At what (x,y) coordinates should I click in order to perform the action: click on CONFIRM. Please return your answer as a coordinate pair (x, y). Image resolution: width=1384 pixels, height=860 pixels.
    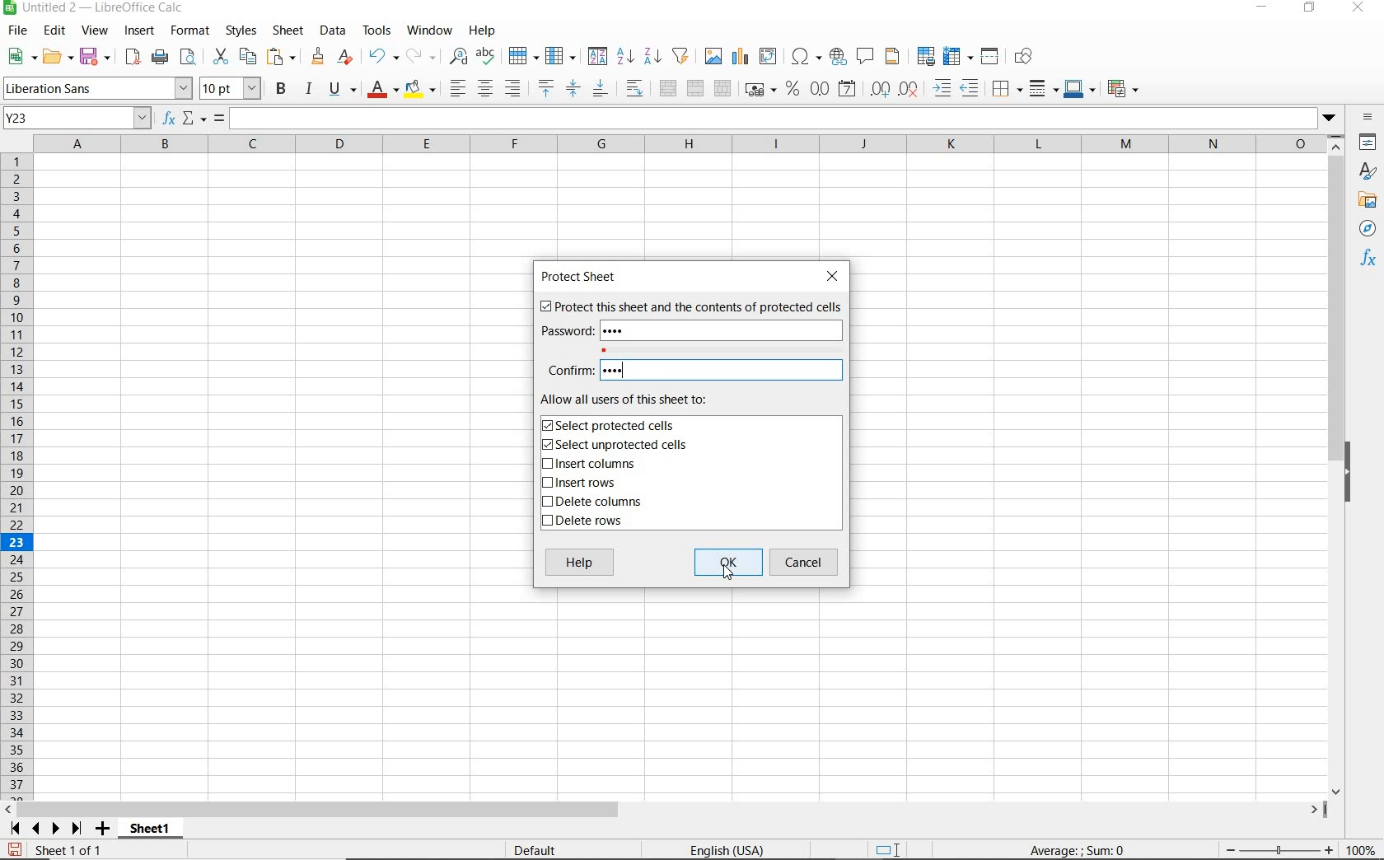
    Looking at the image, I should click on (565, 371).